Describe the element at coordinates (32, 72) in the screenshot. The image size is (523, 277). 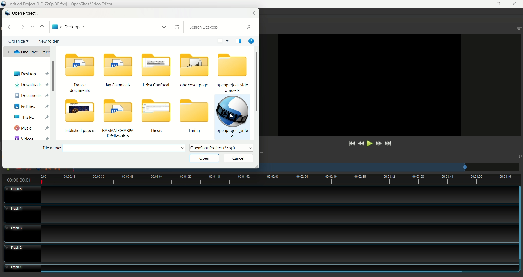
I see `desktop` at that location.